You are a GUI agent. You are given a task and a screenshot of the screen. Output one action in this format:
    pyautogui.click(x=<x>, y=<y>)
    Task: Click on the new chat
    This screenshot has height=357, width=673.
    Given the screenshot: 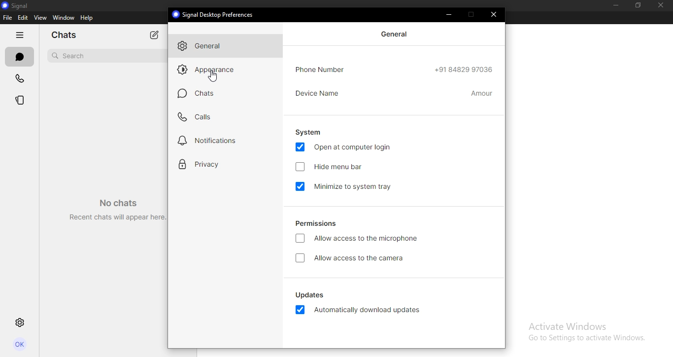 What is the action you would take?
    pyautogui.click(x=155, y=34)
    